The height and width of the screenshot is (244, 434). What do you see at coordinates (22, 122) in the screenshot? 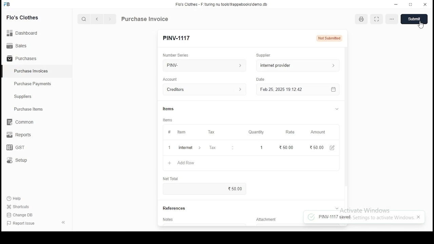
I see `common` at bounding box center [22, 122].